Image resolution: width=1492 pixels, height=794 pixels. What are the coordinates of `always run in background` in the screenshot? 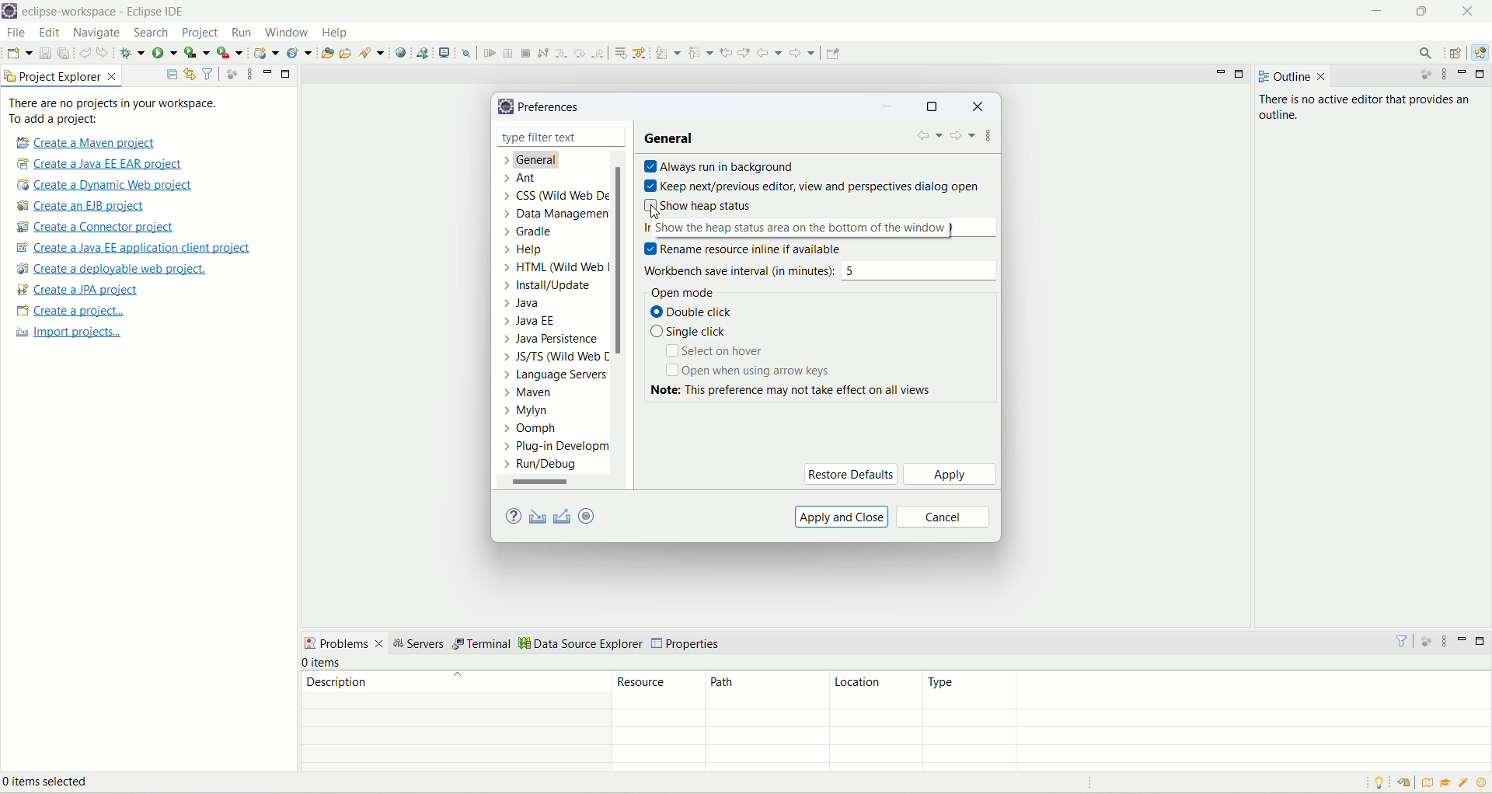 It's located at (723, 166).